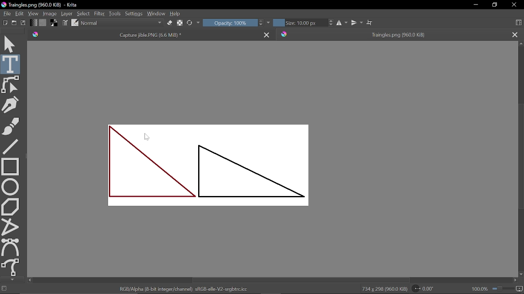 This screenshot has height=294, width=524. What do you see at coordinates (65, 23) in the screenshot?
I see `Edit brush settings ` at bounding box center [65, 23].